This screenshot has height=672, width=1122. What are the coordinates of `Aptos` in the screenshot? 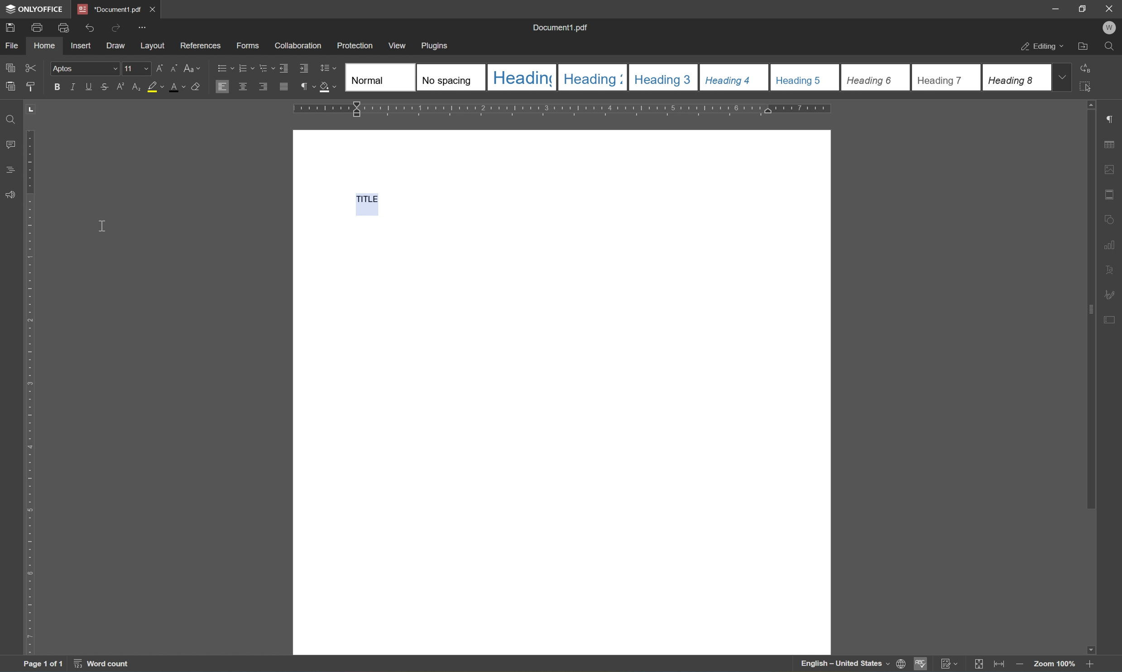 It's located at (85, 69).